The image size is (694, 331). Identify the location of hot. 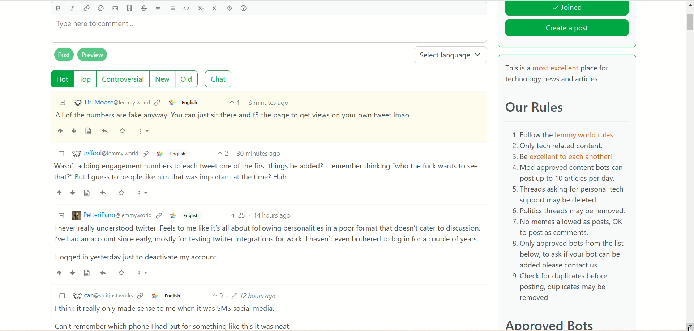
(63, 79).